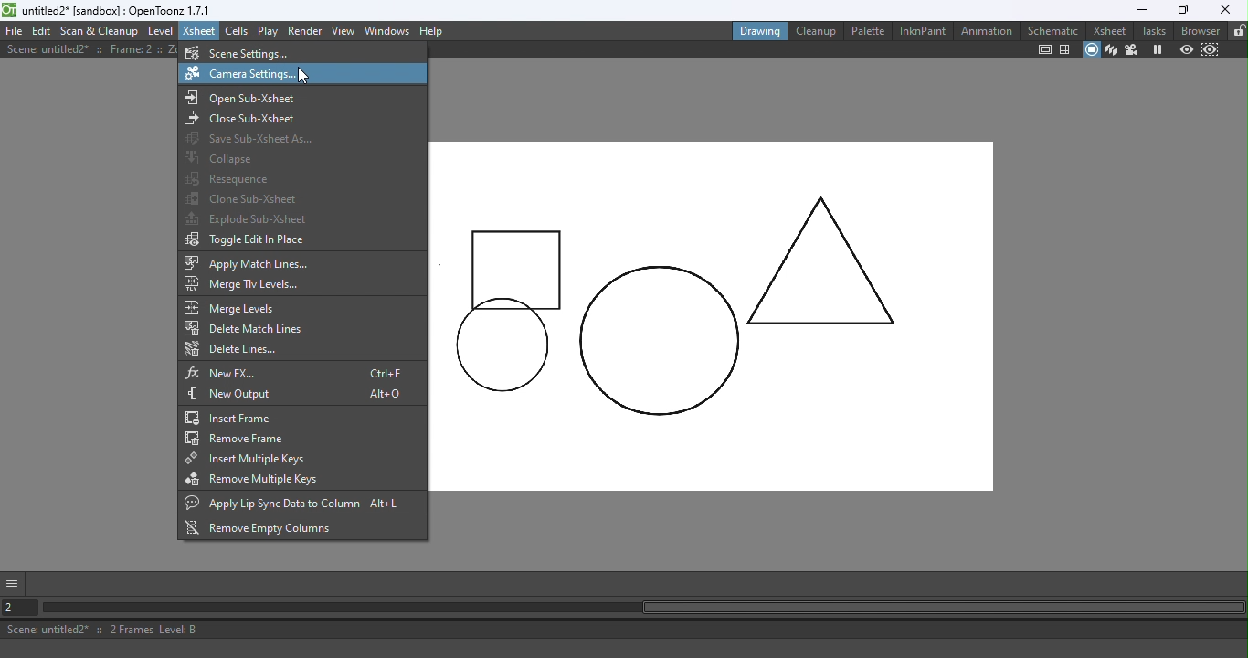  I want to click on Close, so click(1225, 10).